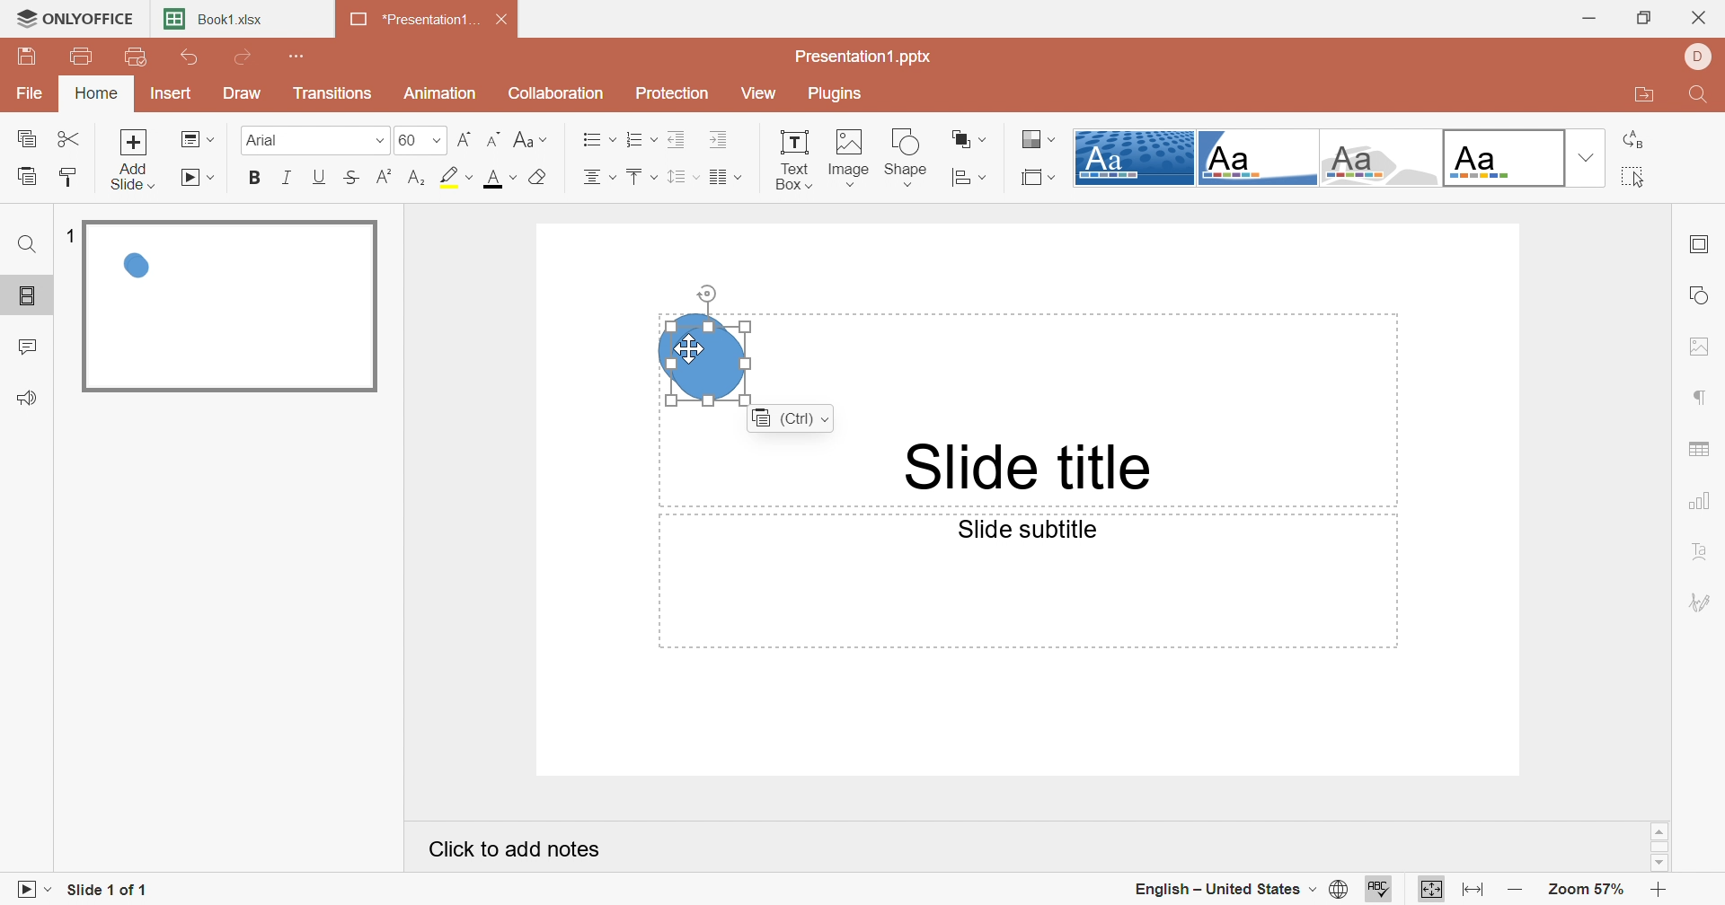  Describe the element at coordinates (245, 92) in the screenshot. I see `Draw` at that location.